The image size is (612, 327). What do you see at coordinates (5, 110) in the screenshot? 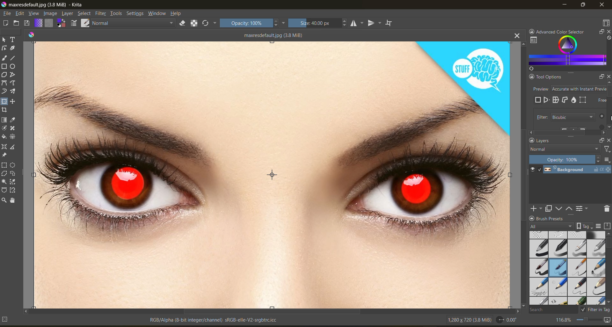
I see `tool` at bounding box center [5, 110].